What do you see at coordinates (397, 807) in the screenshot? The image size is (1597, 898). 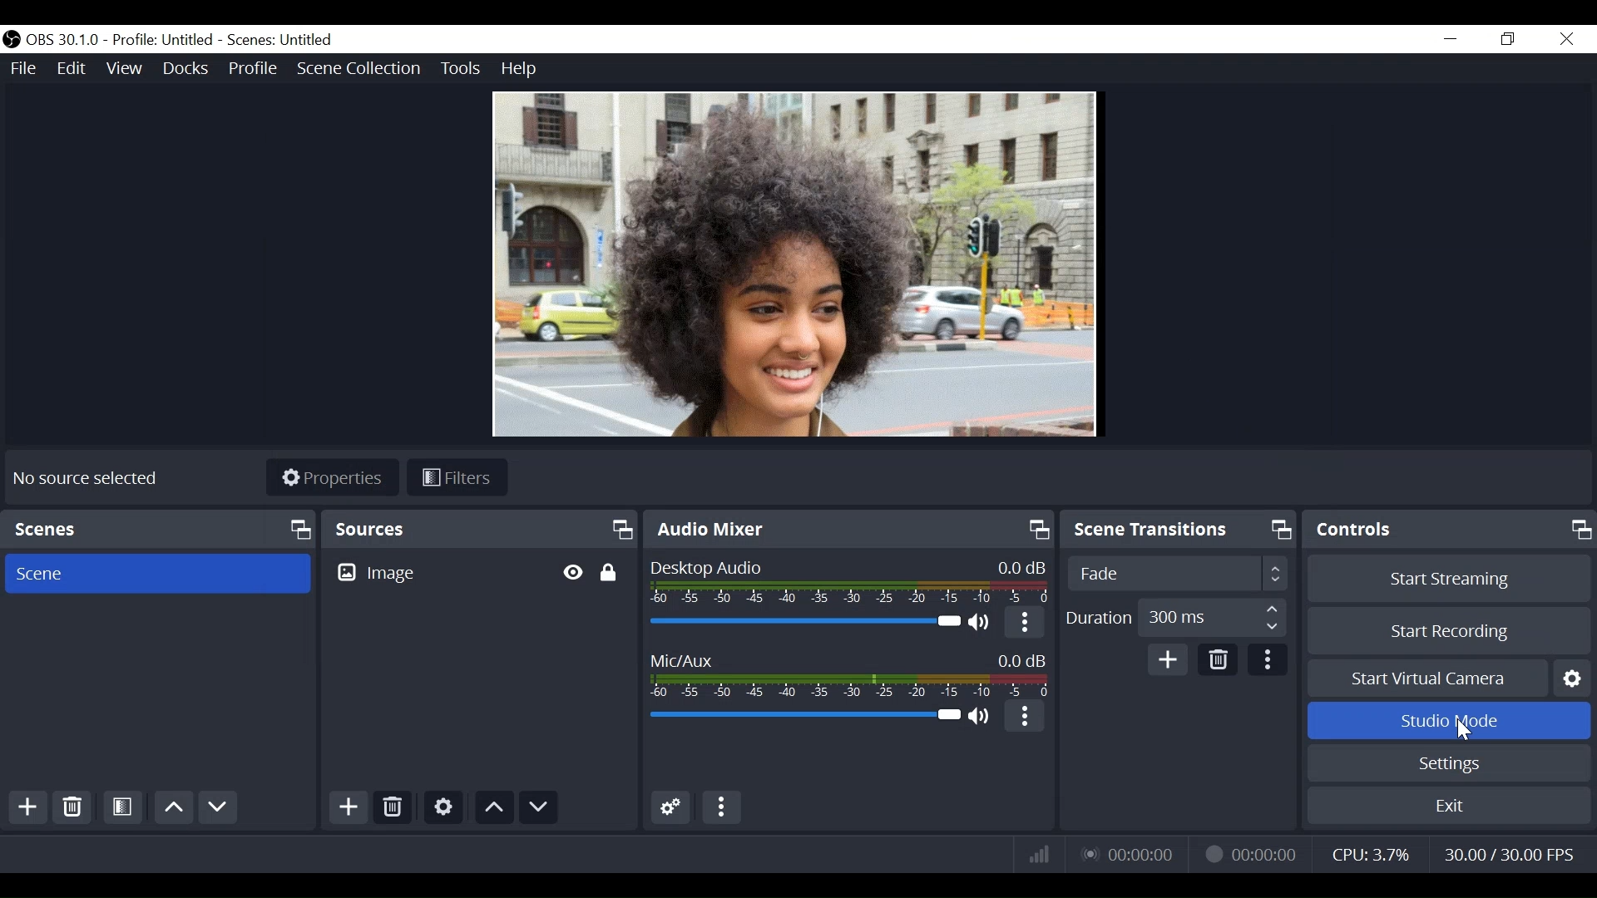 I see `Delete` at bounding box center [397, 807].